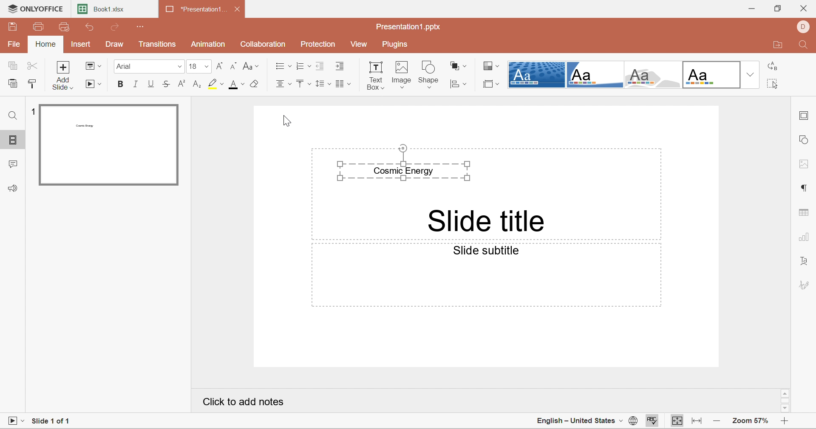 Image resolution: width=816 pixels, height=429 pixels. What do you see at coordinates (302, 84) in the screenshot?
I see `Align Top` at bounding box center [302, 84].